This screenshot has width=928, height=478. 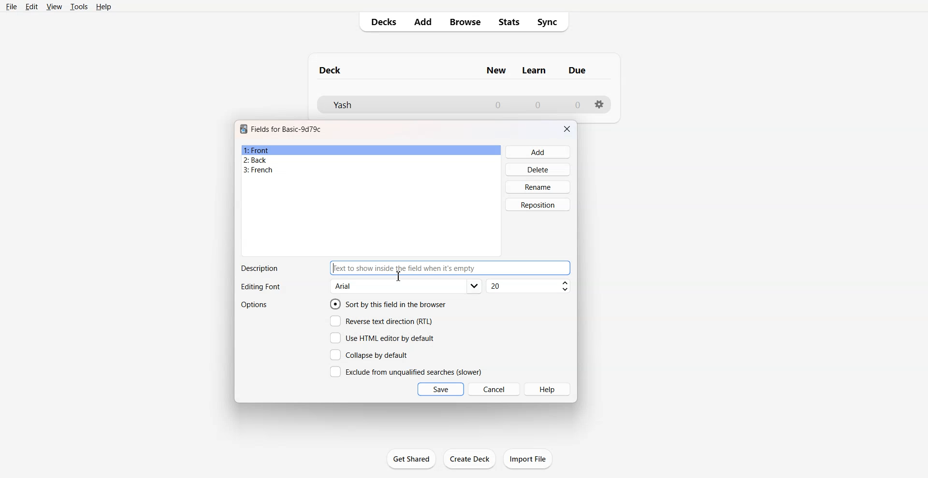 I want to click on View, so click(x=55, y=6).